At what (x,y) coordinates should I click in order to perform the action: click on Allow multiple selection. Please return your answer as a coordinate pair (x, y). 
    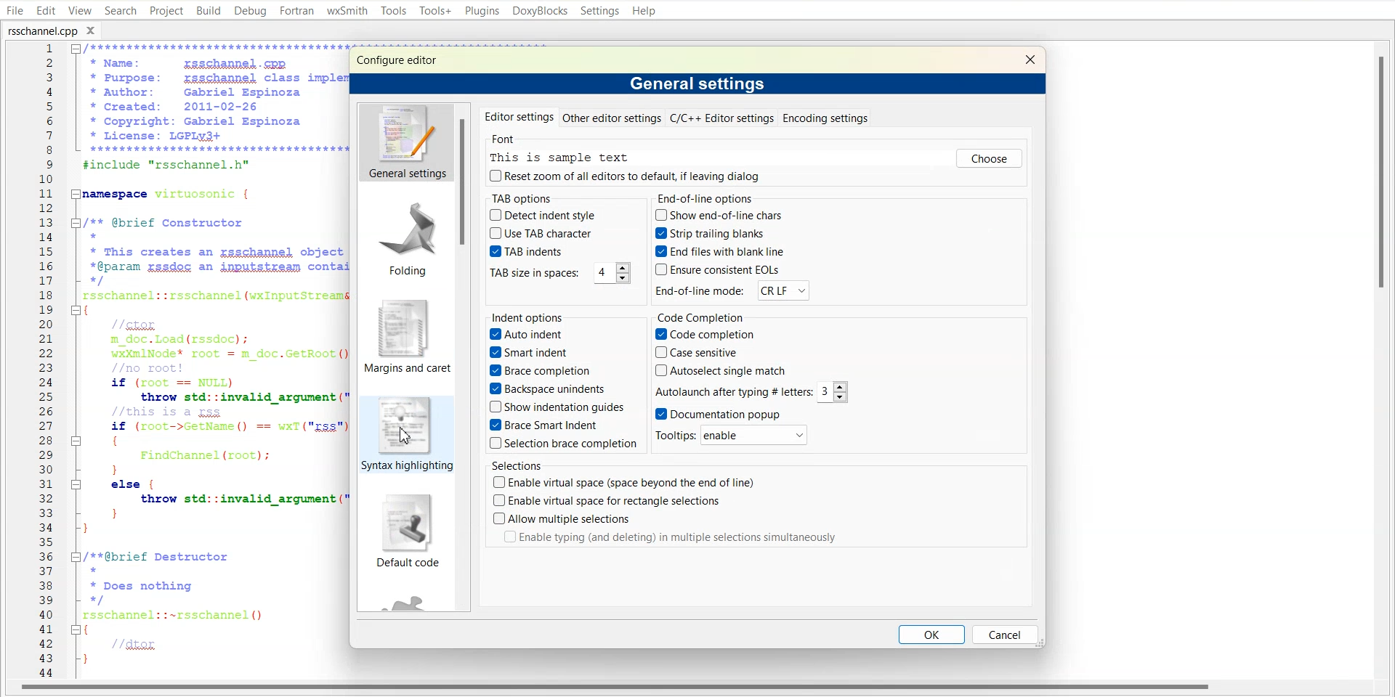
    Looking at the image, I should click on (561, 518).